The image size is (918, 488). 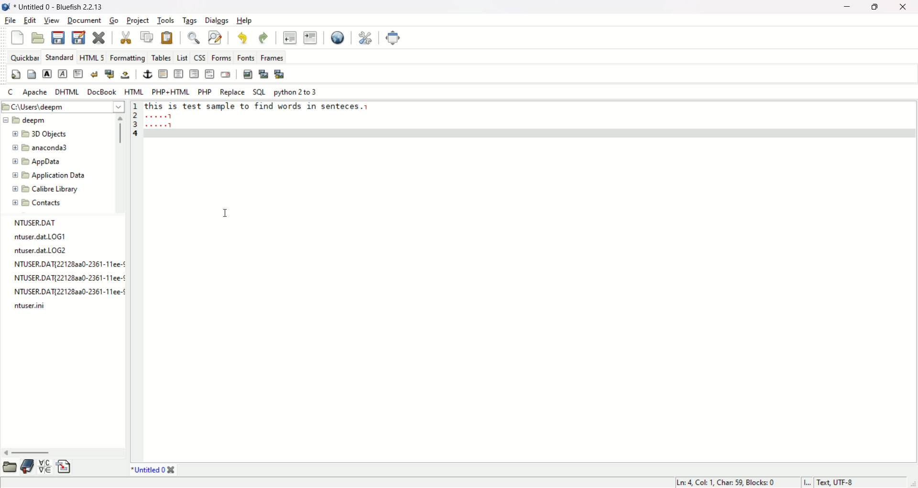 What do you see at coordinates (52, 21) in the screenshot?
I see `view` at bounding box center [52, 21].